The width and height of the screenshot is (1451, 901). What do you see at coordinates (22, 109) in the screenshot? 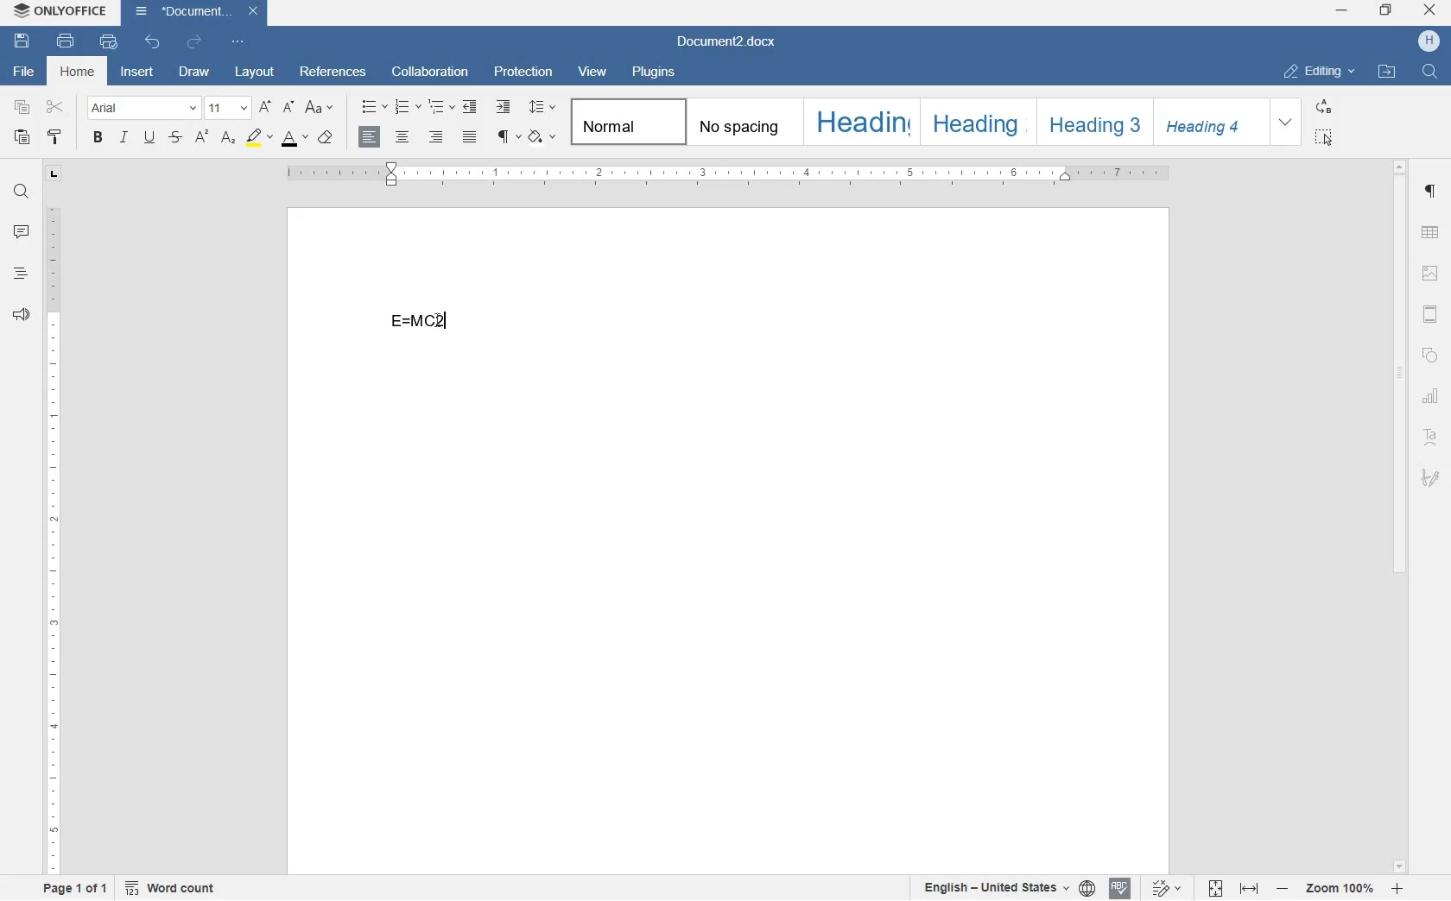
I see `copy` at bounding box center [22, 109].